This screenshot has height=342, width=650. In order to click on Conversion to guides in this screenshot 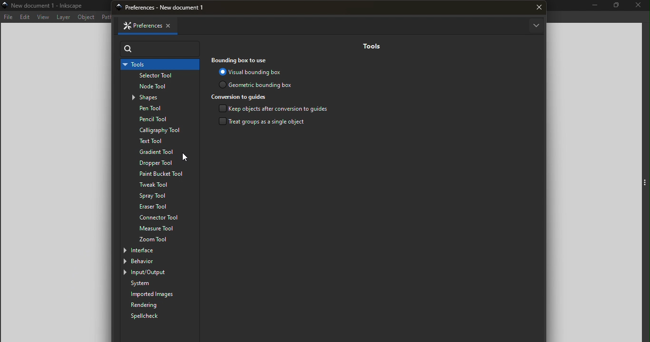, I will do `click(241, 97)`.